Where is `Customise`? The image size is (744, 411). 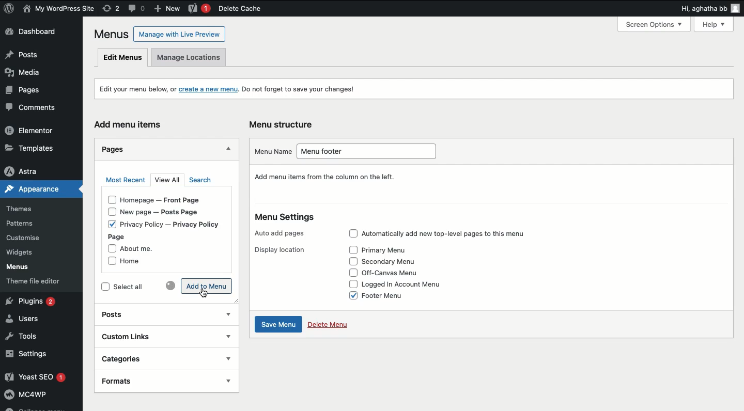
Customise is located at coordinates (22, 239).